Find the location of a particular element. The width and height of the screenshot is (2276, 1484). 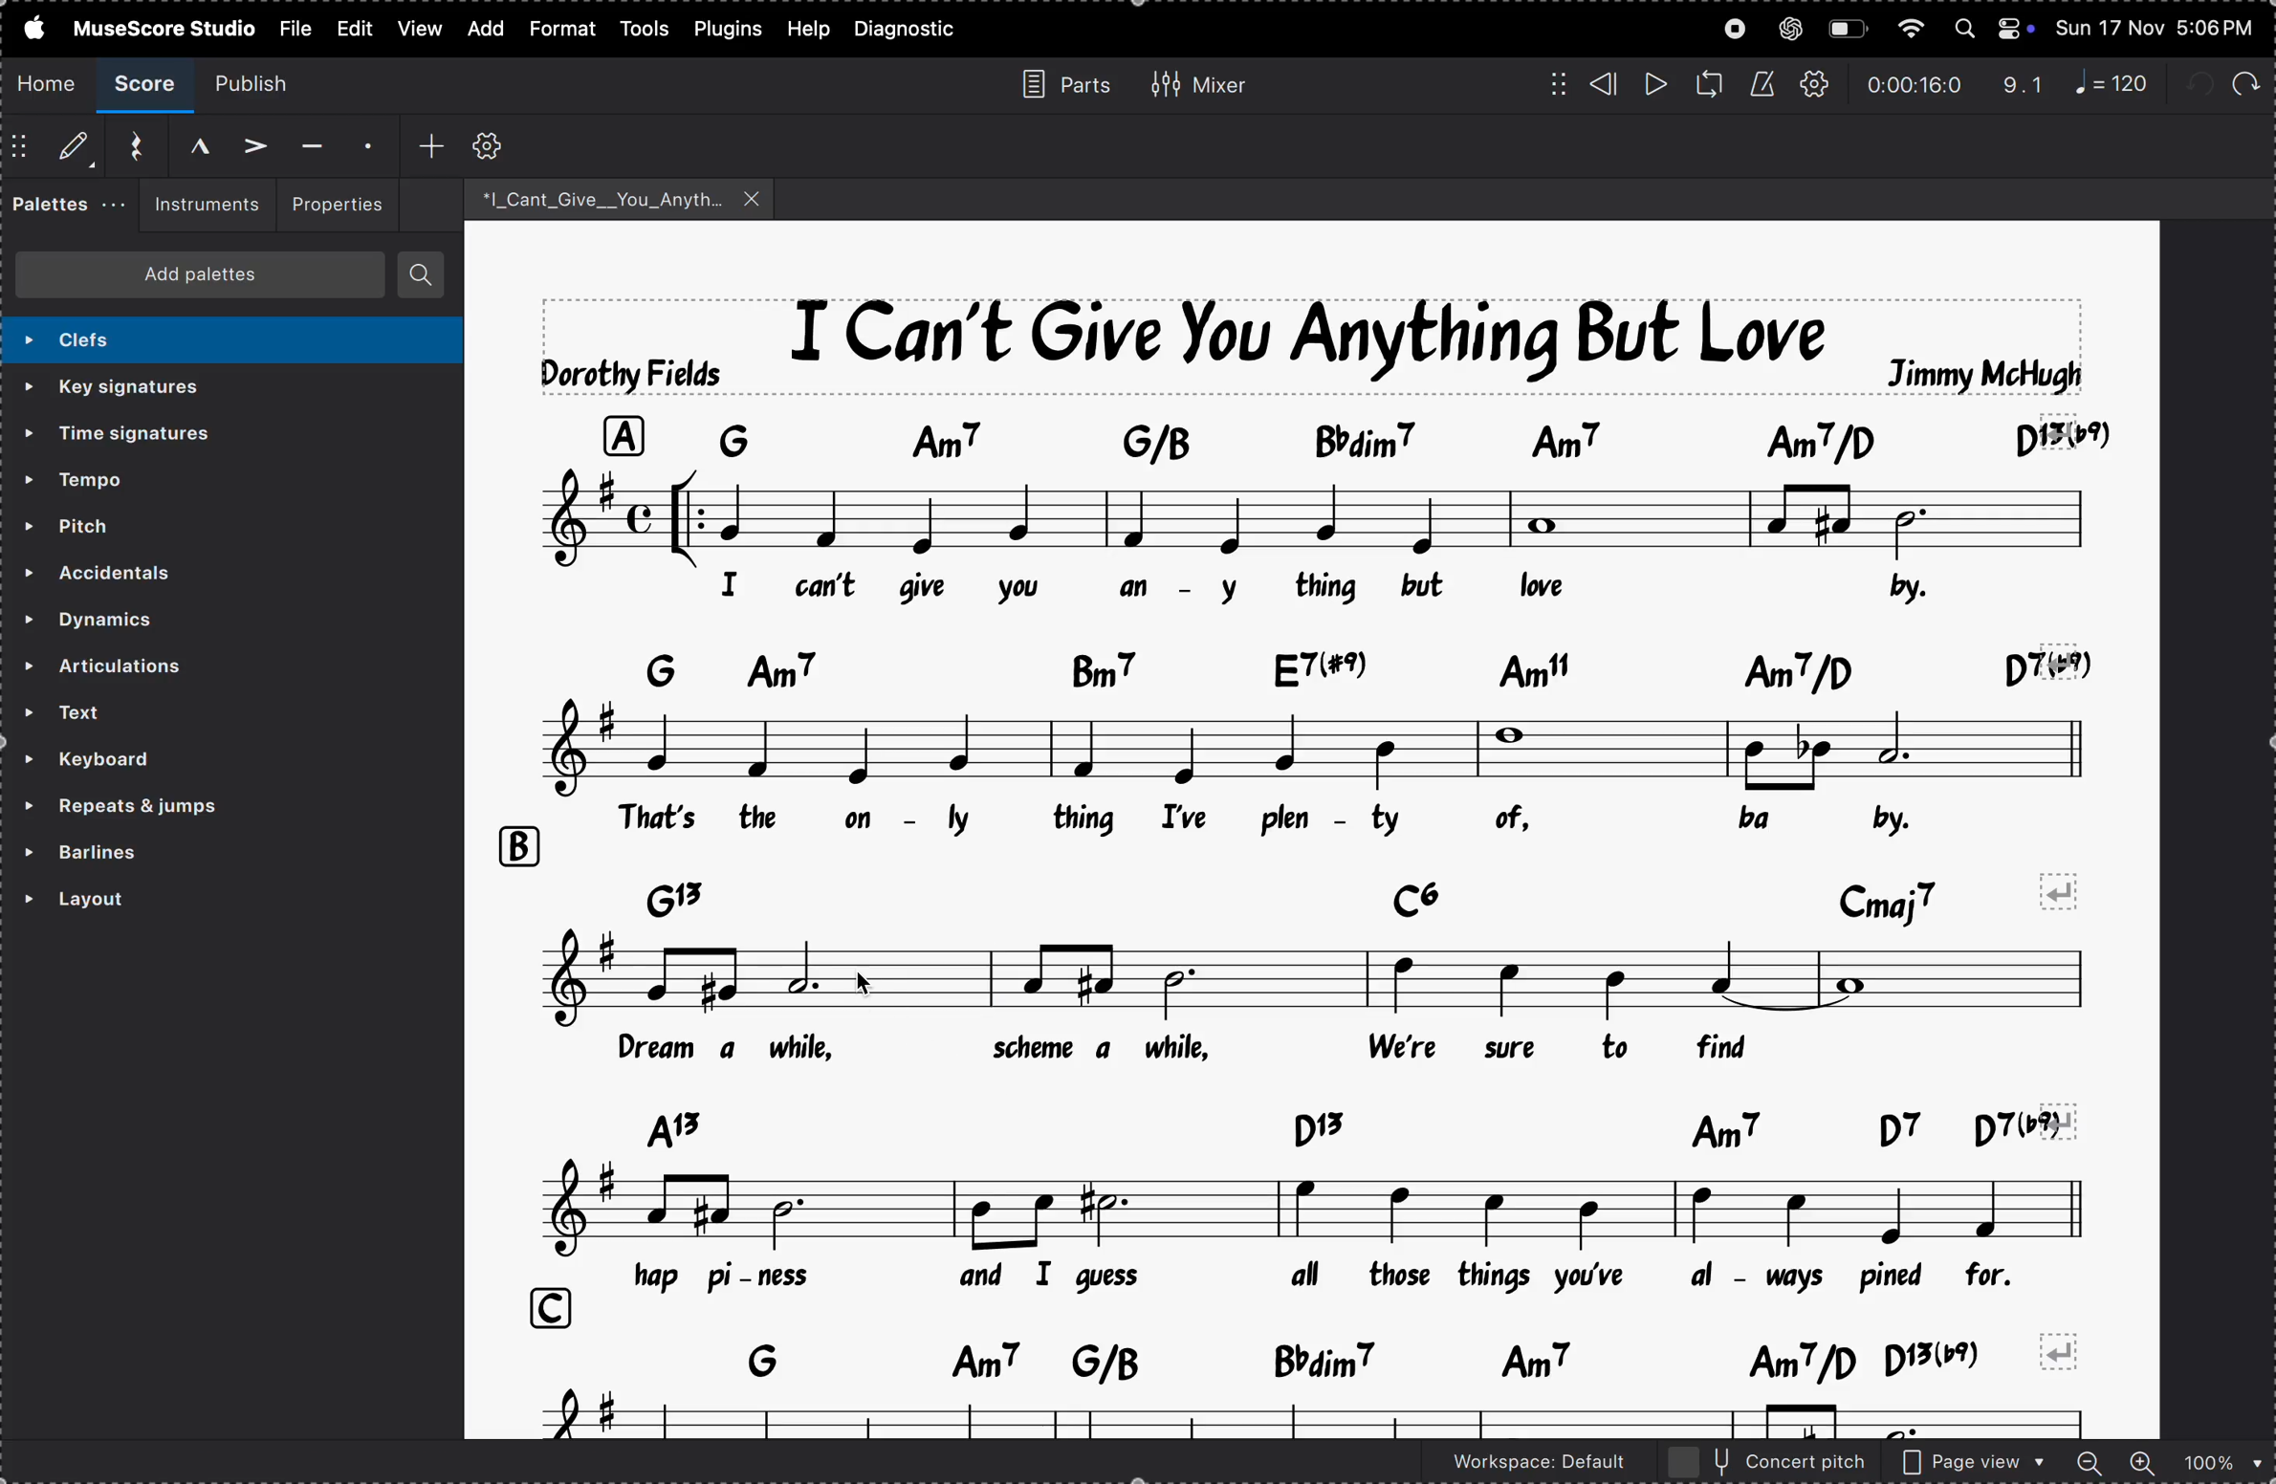

pitch is located at coordinates (127, 526).